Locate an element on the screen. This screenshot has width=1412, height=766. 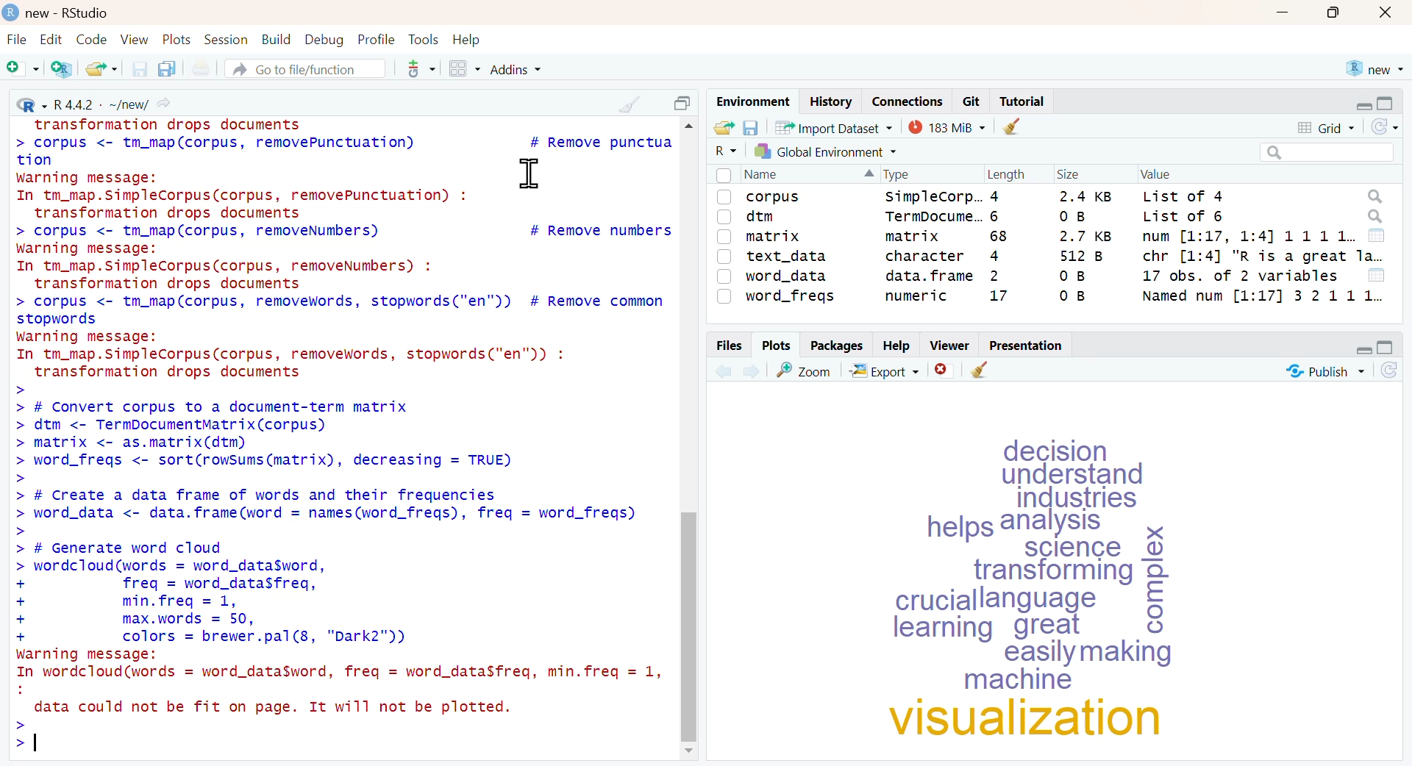
scroll bar is located at coordinates (691, 624).